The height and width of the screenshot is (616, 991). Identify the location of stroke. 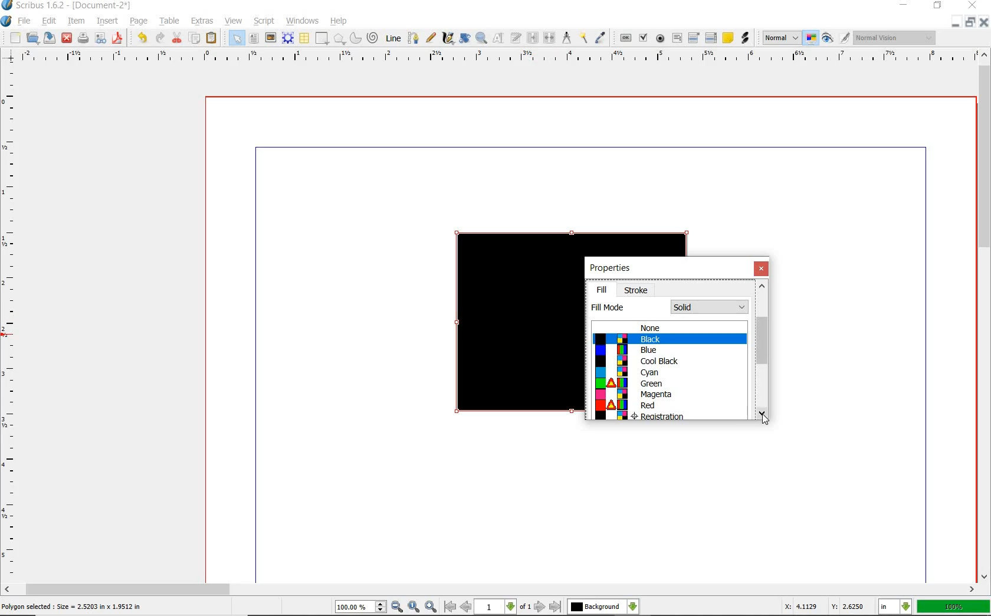
(639, 291).